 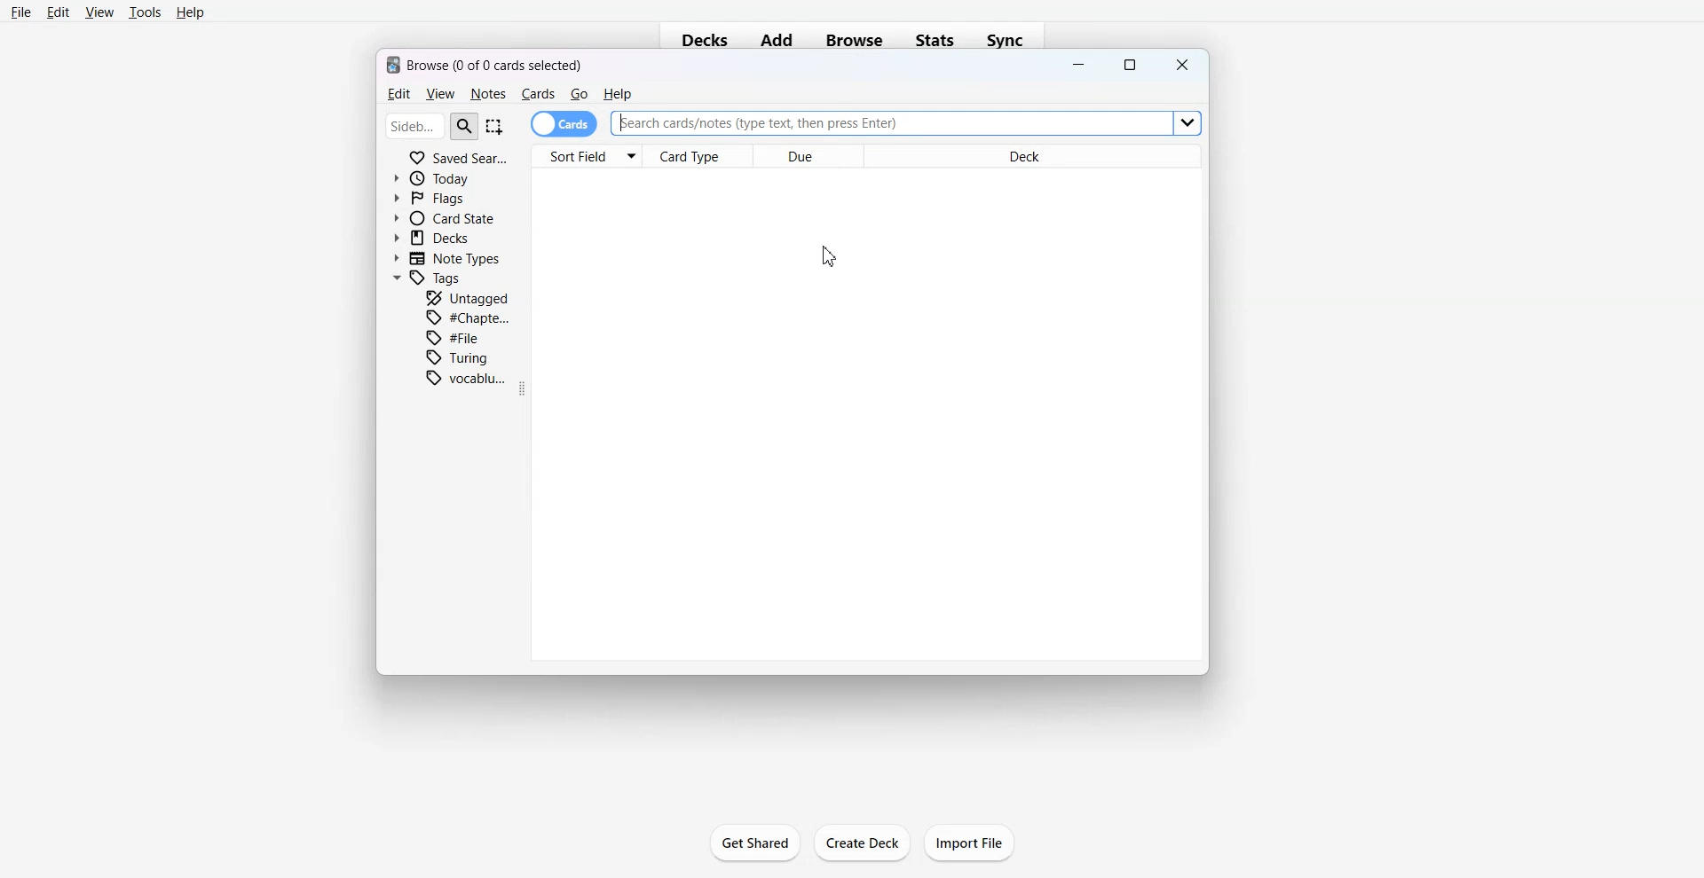 I want to click on Cursor, so click(x=832, y=255).